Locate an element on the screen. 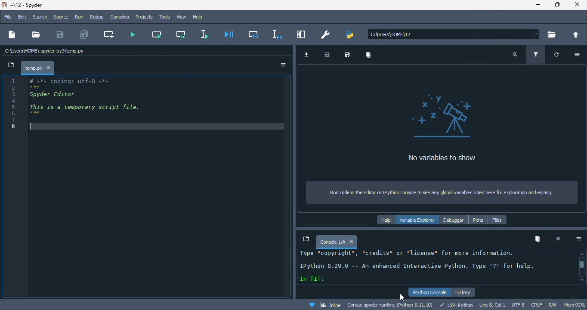 This screenshot has width=587, height=310. debugger is located at coordinates (456, 220).